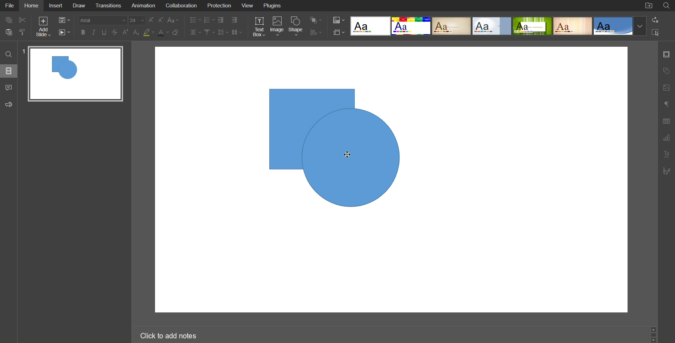 The width and height of the screenshot is (675, 343). What do you see at coordinates (667, 6) in the screenshot?
I see `Search` at bounding box center [667, 6].